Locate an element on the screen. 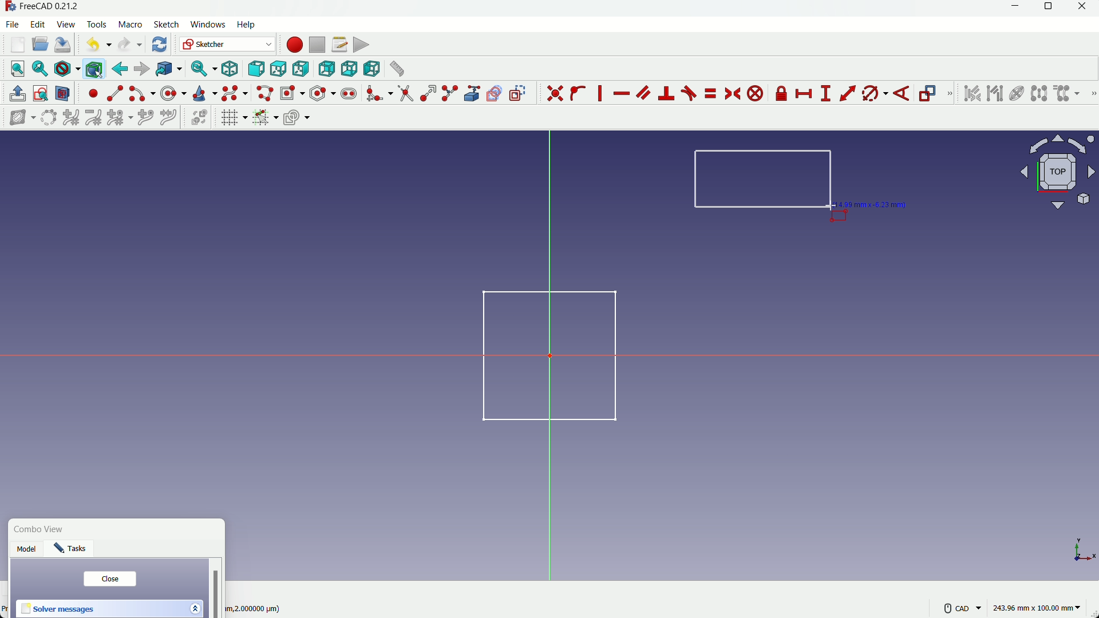 This screenshot has width=1099, height=618. constraint tangent is located at coordinates (689, 93).